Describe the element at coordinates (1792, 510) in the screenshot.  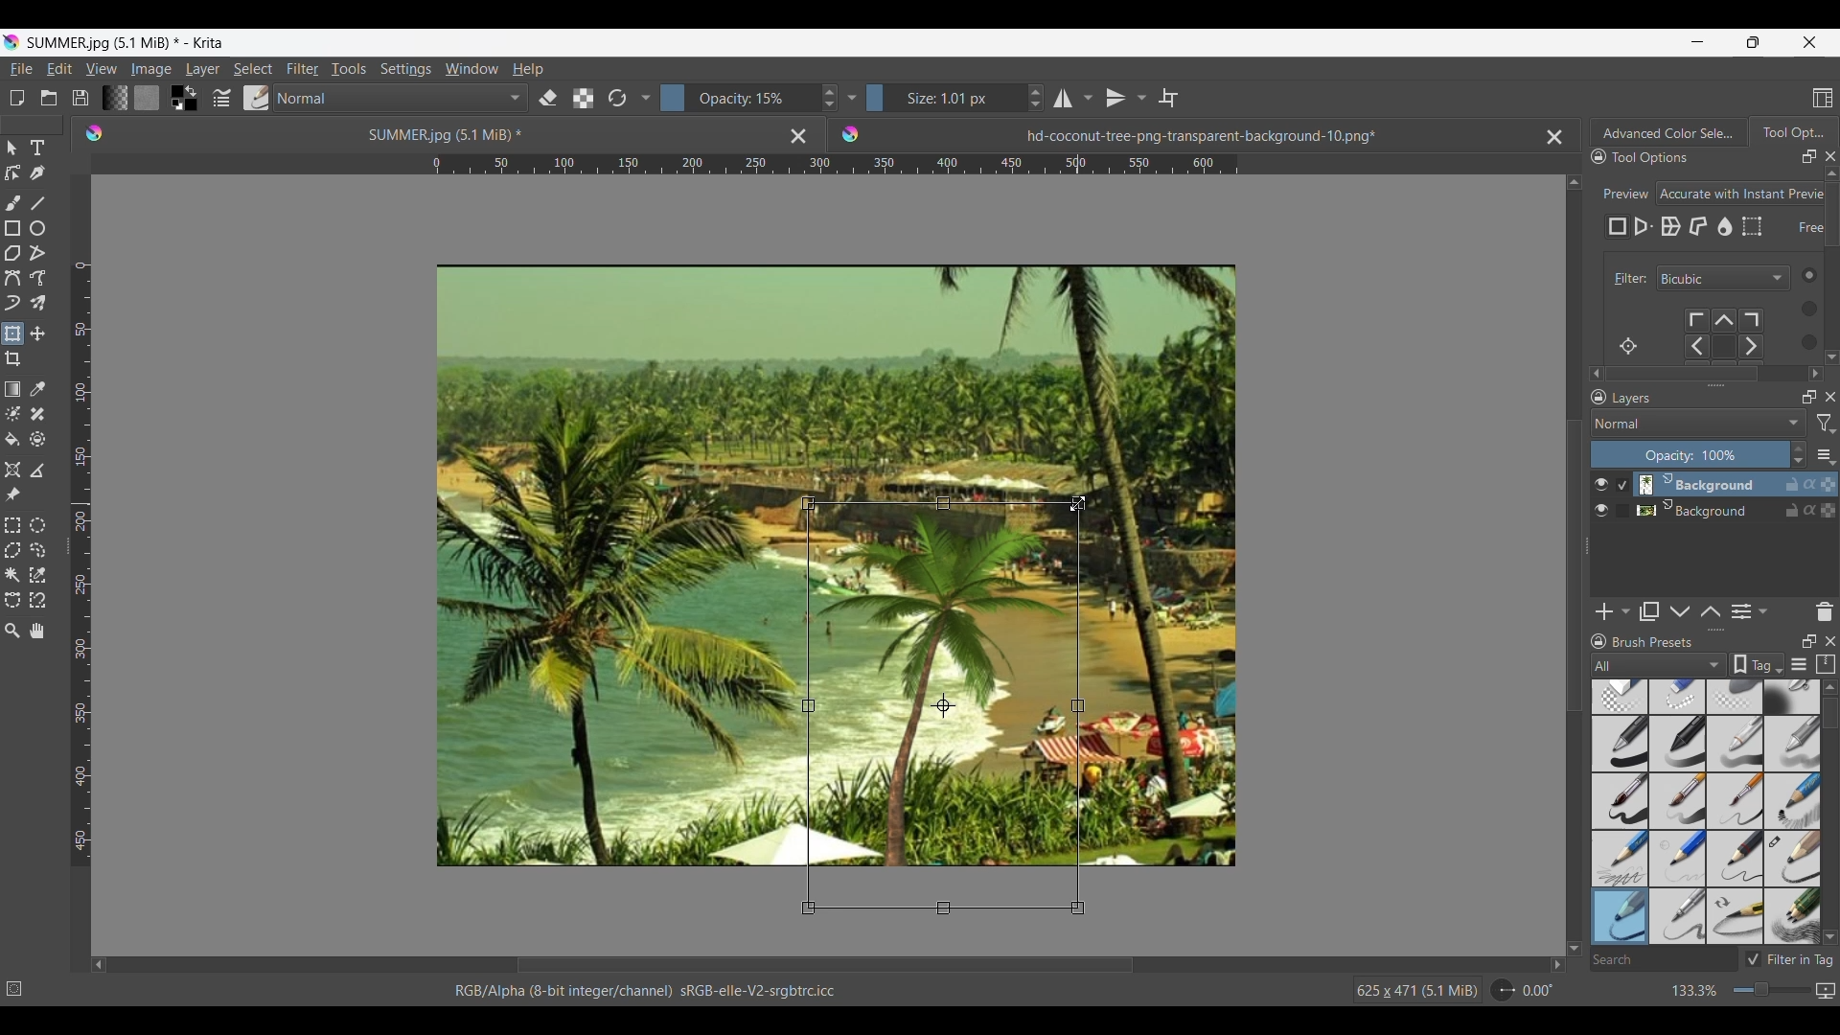
I see `Lock layer` at that location.